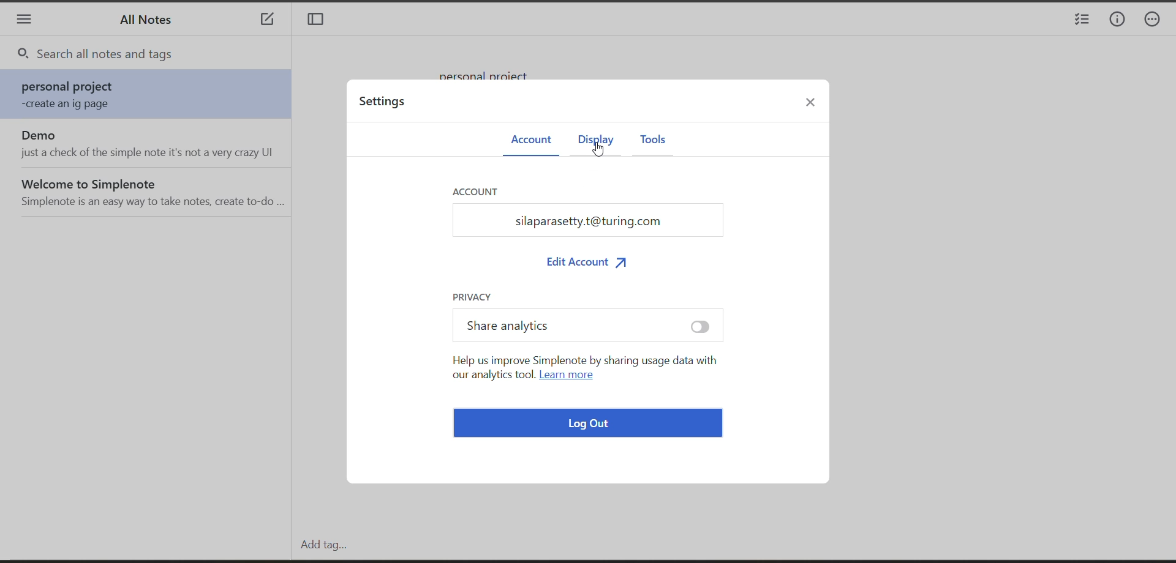 This screenshot has height=563, width=1176. What do you see at coordinates (588, 262) in the screenshot?
I see `edit account` at bounding box center [588, 262].